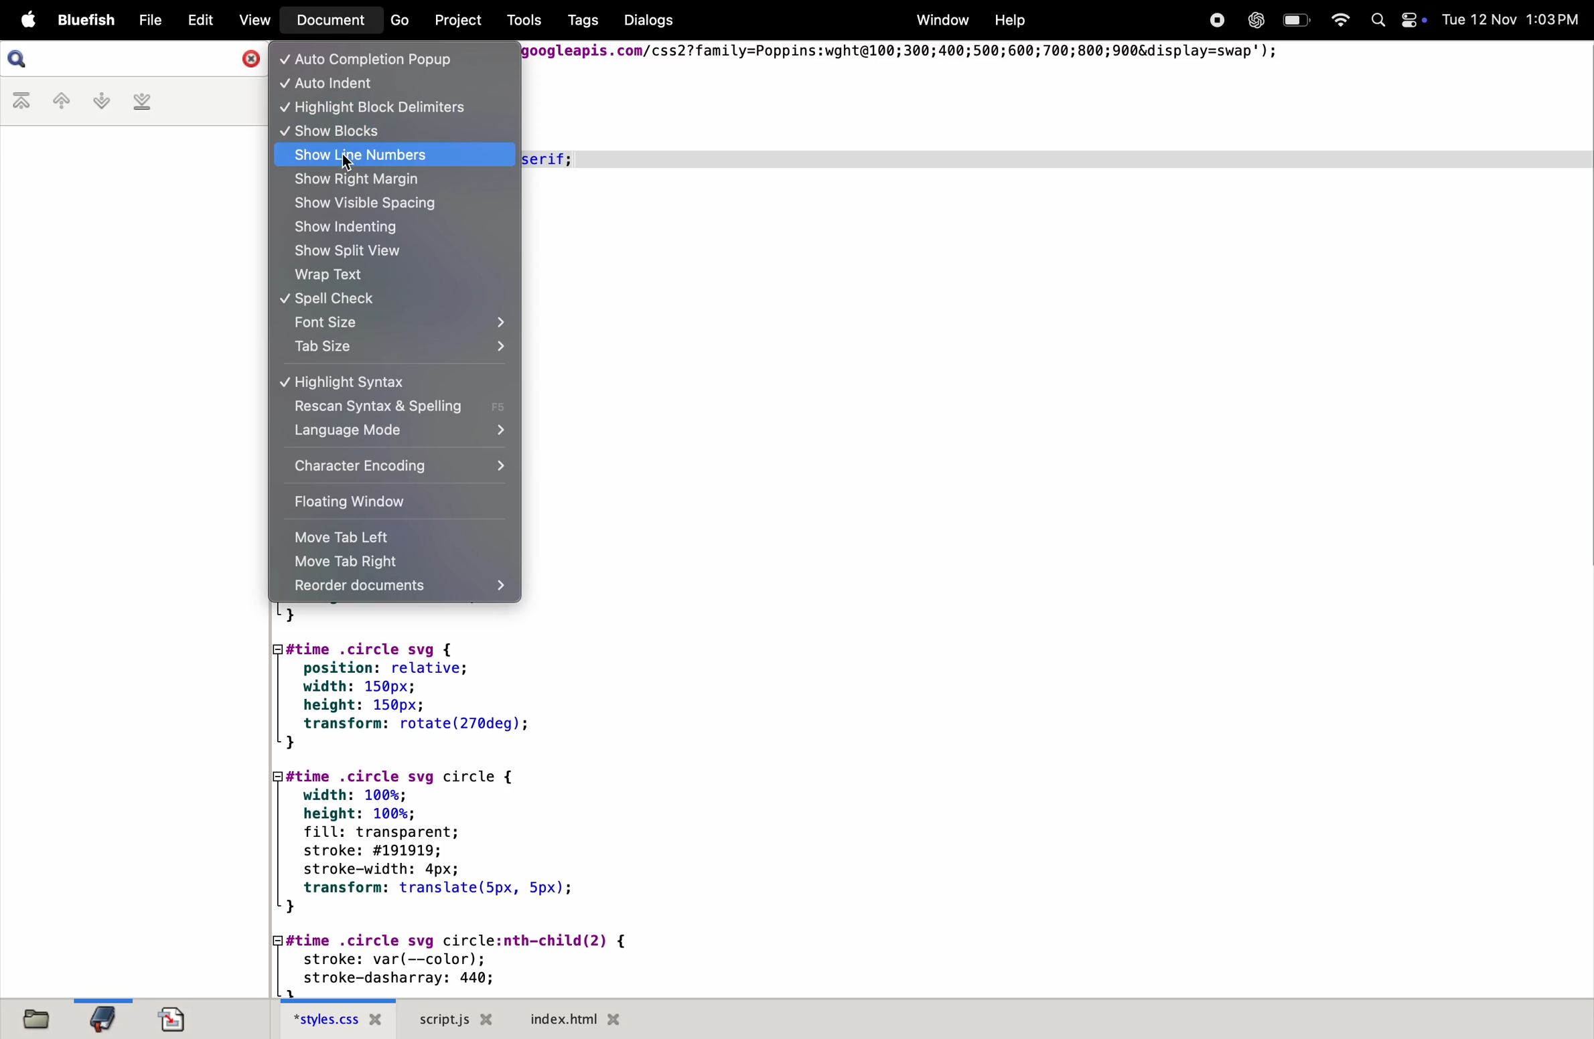 The height and width of the screenshot is (1039, 1594). What do you see at coordinates (393, 181) in the screenshot?
I see `show right margin` at bounding box center [393, 181].